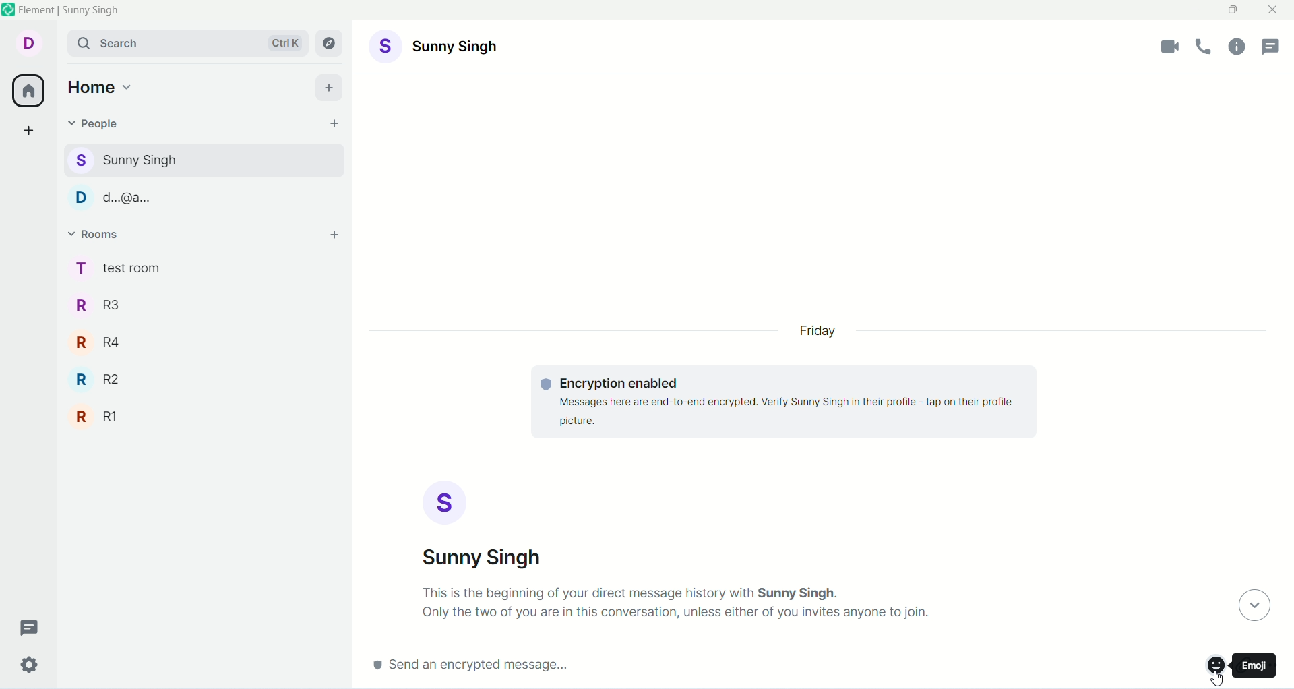  What do you see at coordinates (1252, 605) in the screenshot?
I see `dropdown` at bounding box center [1252, 605].